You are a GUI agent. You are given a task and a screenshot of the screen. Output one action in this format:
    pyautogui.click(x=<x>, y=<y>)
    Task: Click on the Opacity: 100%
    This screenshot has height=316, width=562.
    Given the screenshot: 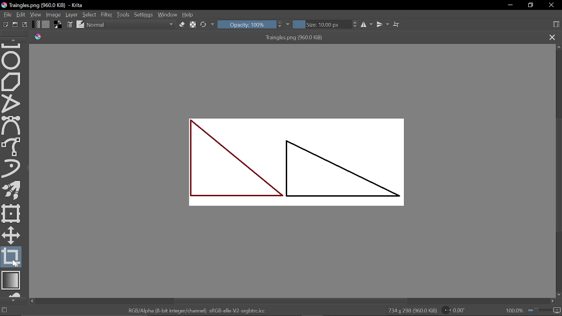 What is the action you would take?
    pyautogui.click(x=246, y=24)
    